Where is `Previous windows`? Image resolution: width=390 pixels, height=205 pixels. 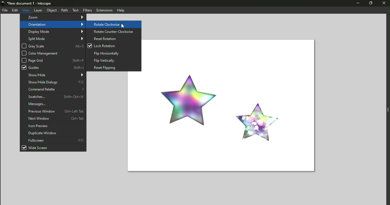
Previous windows is located at coordinates (53, 112).